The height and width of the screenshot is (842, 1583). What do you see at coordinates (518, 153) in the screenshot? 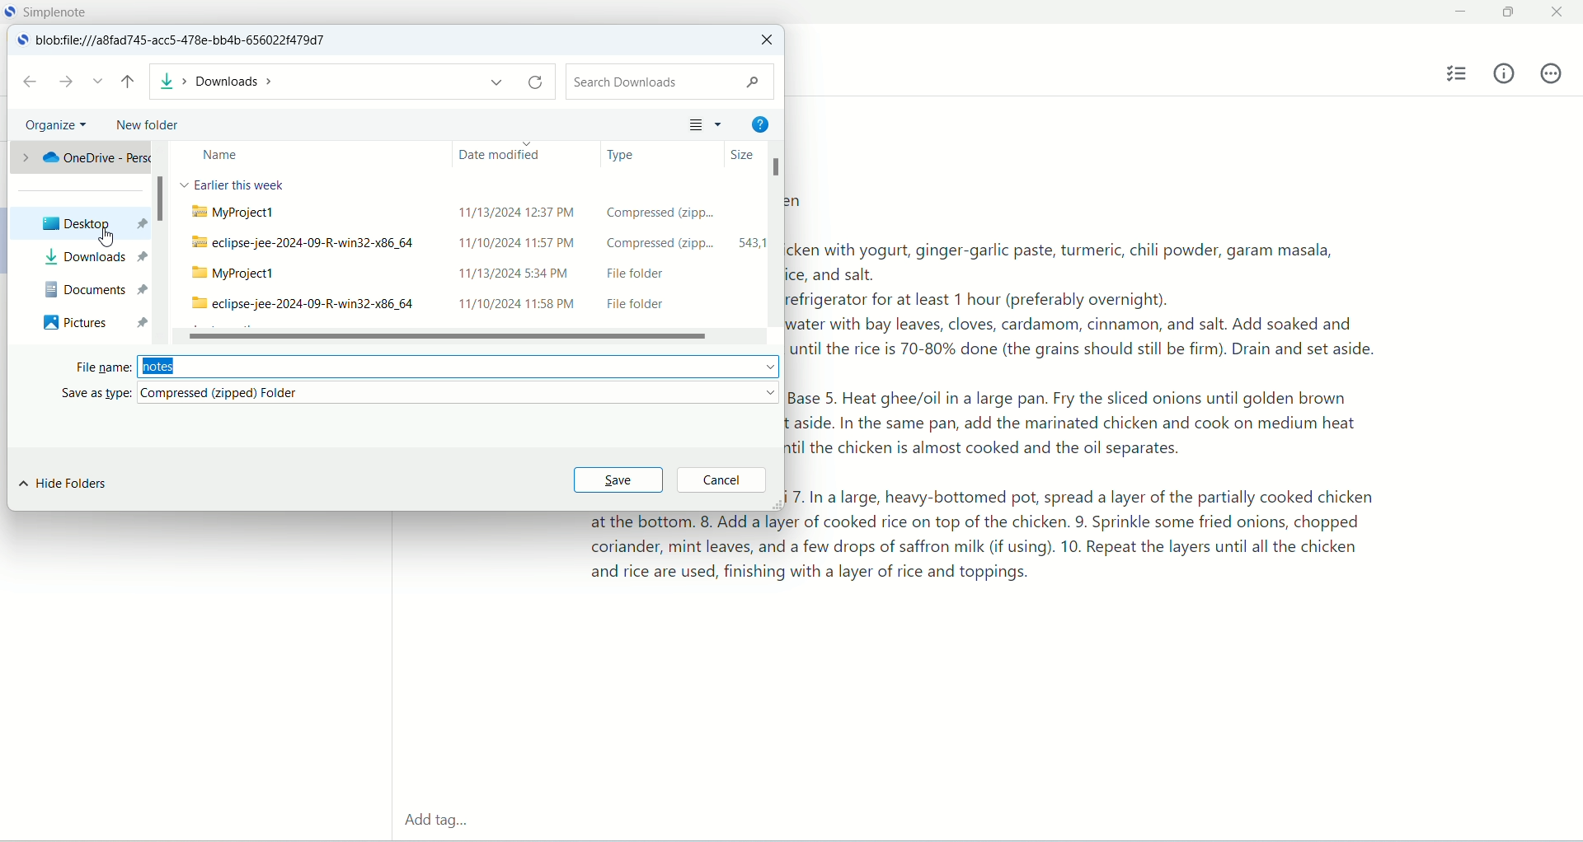
I see `date modified` at bounding box center [518, 153].